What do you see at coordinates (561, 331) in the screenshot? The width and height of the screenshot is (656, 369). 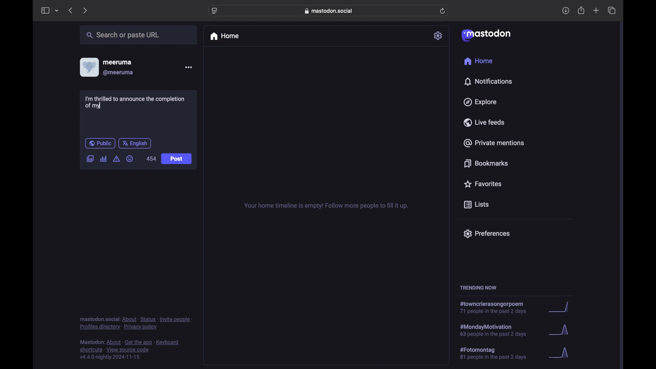 I see `graph` at bounding box center [561, 331].